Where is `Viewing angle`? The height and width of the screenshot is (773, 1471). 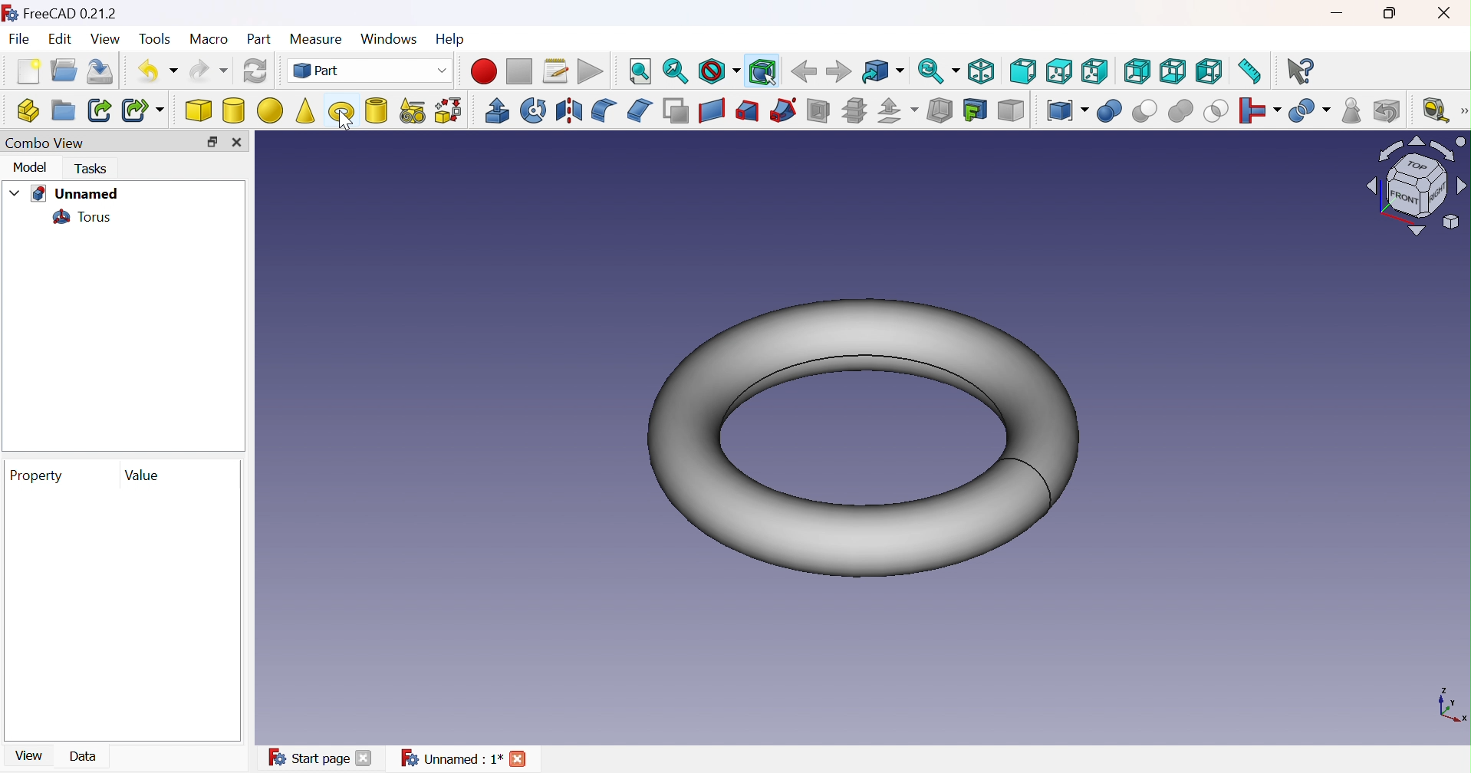
Viewing angle is located at coordinates (1416, 186).